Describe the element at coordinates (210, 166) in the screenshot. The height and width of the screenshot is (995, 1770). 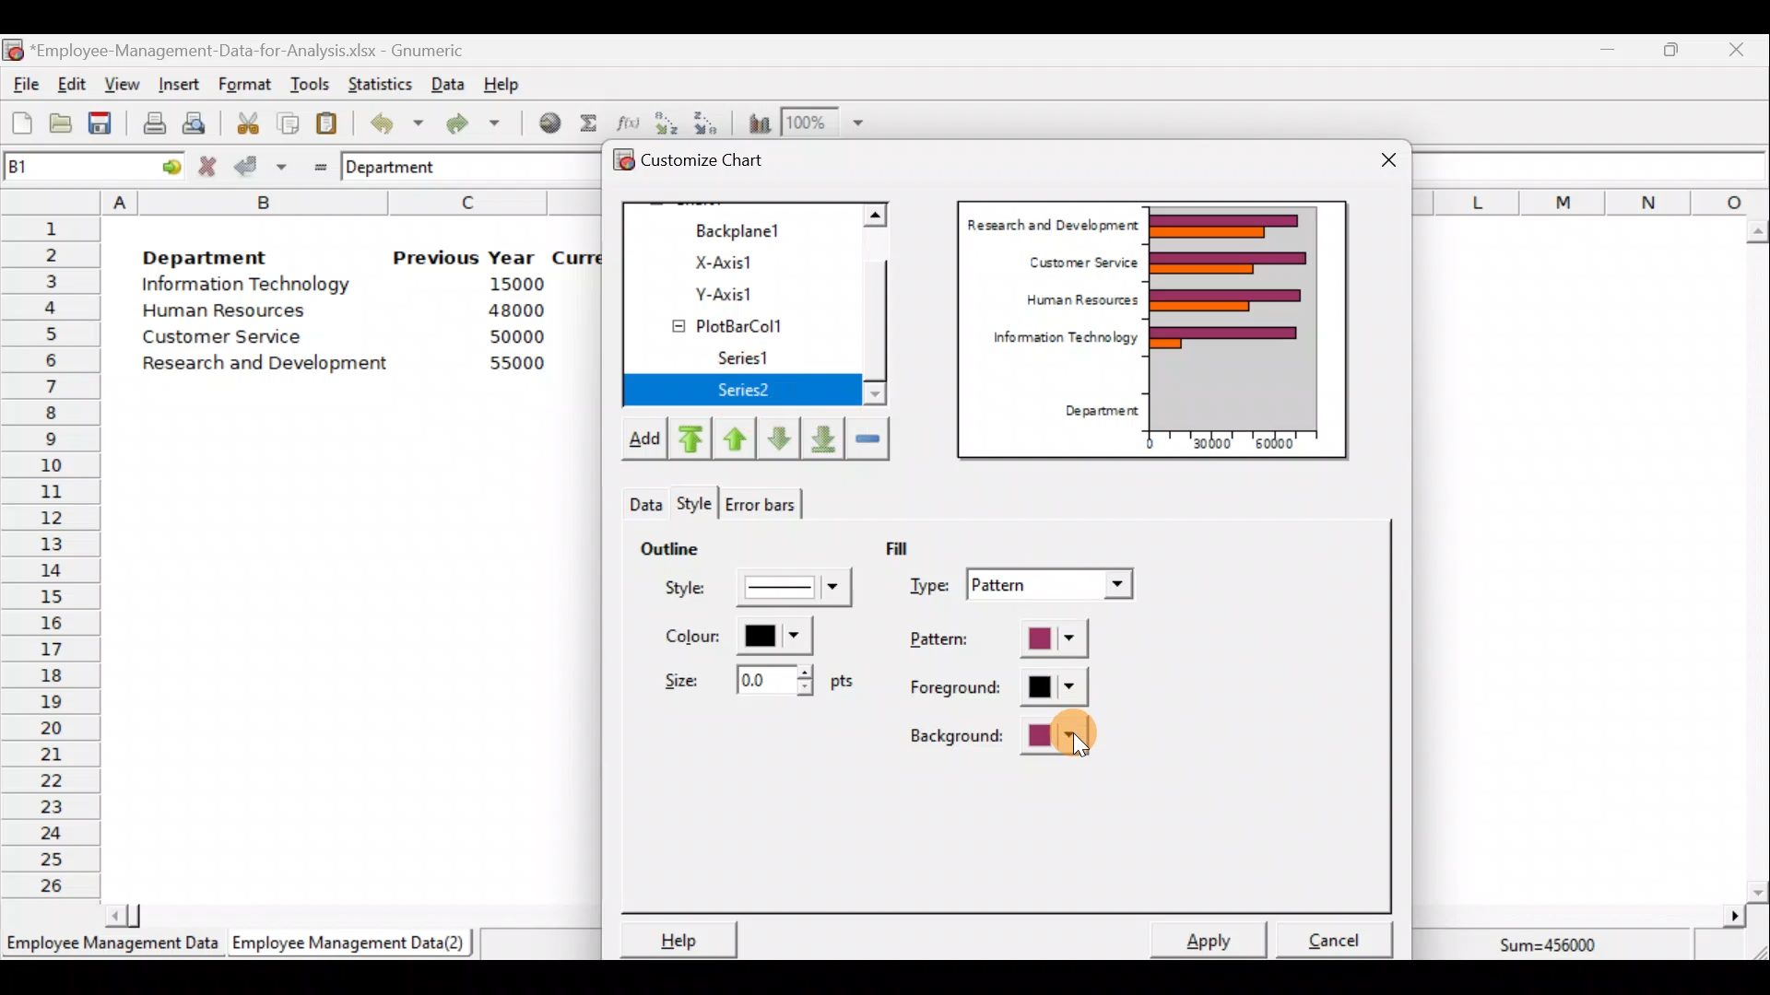
I see `Cancel change` at that location.